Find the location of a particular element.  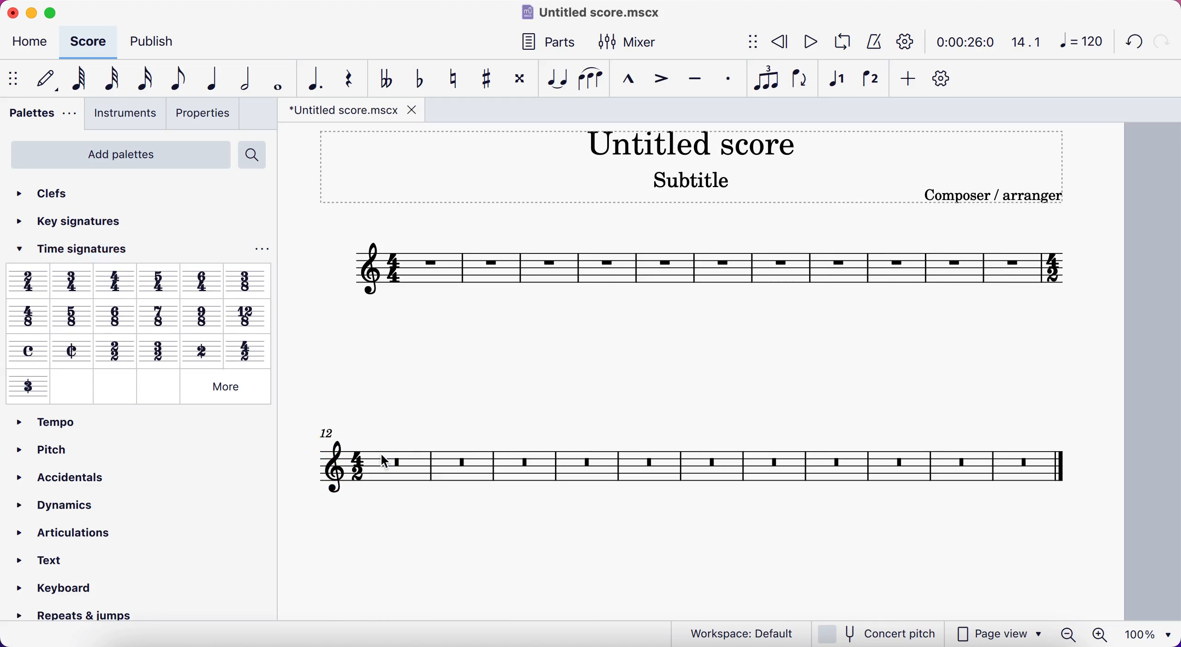

play is located at coordinates (805, 42).